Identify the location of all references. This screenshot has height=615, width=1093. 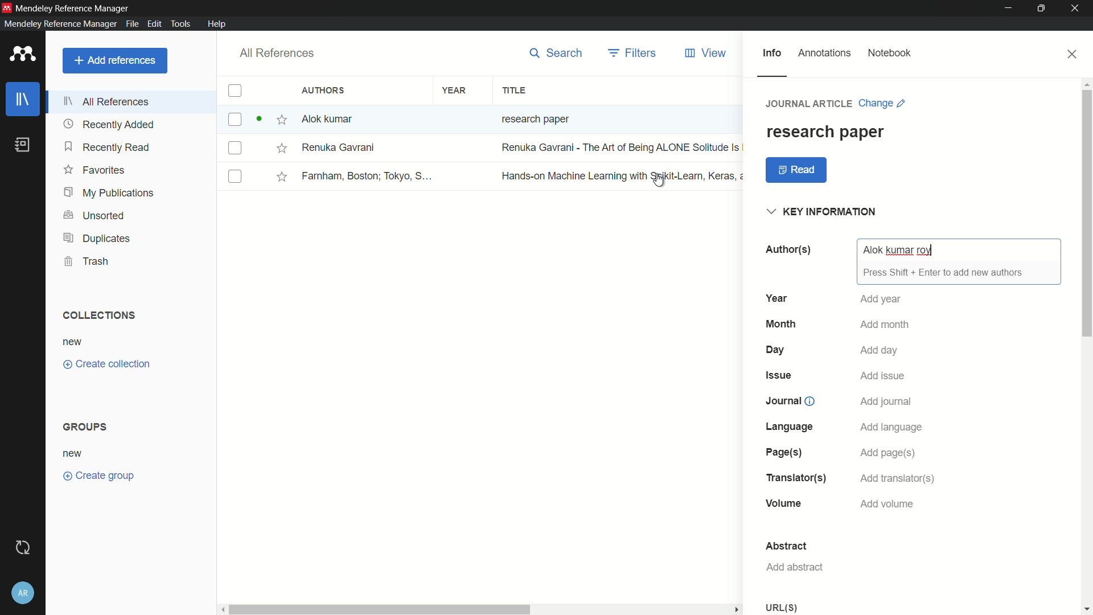
(108, 101).